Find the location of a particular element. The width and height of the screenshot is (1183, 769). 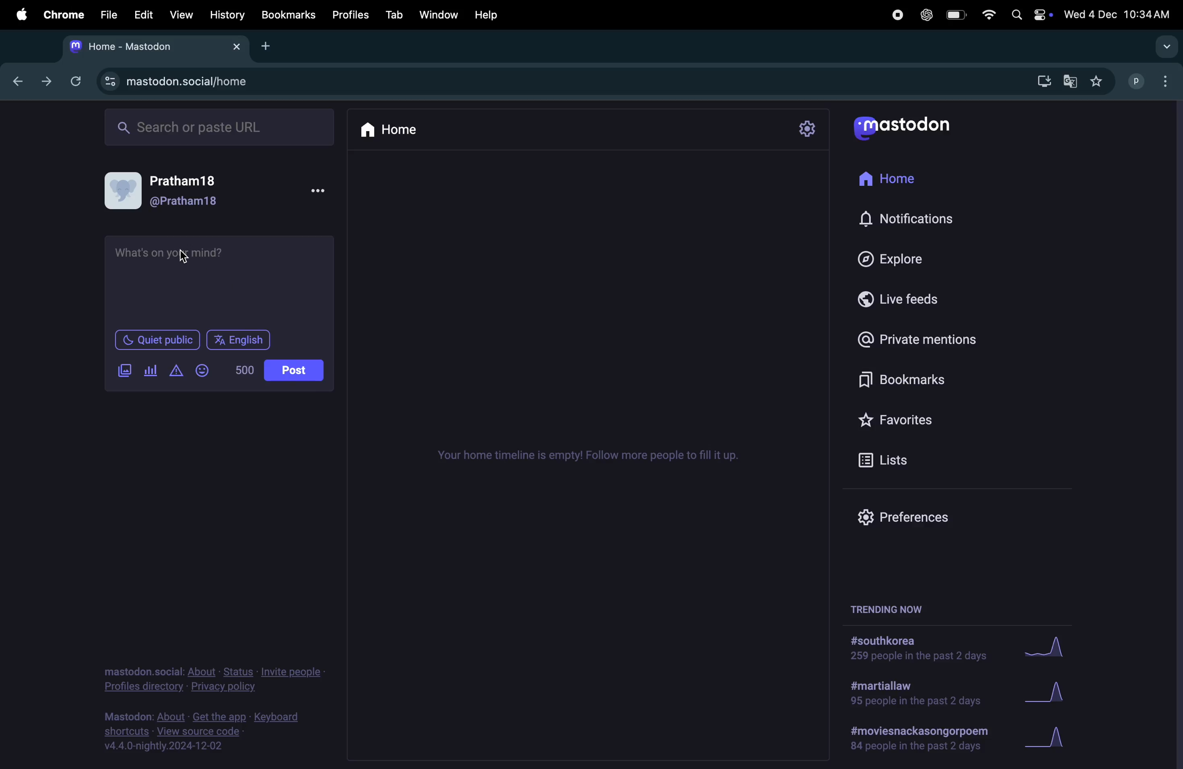

favourites is located at coordinates (1098, 81).